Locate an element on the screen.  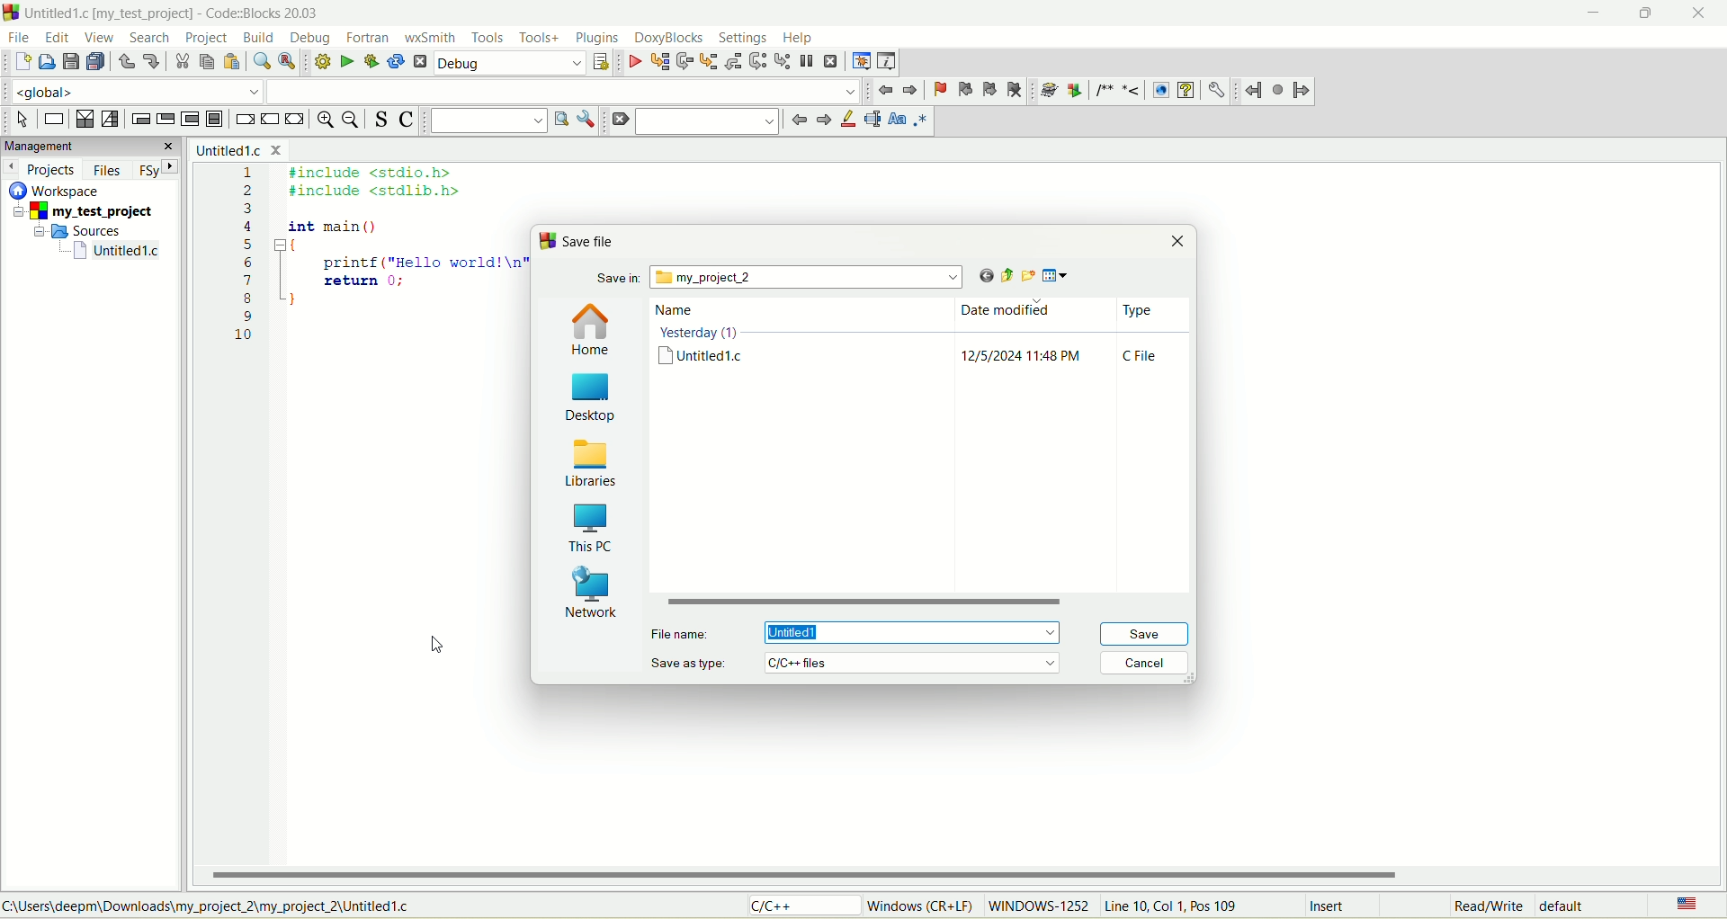
blank space is located at coordinates (564, 91).